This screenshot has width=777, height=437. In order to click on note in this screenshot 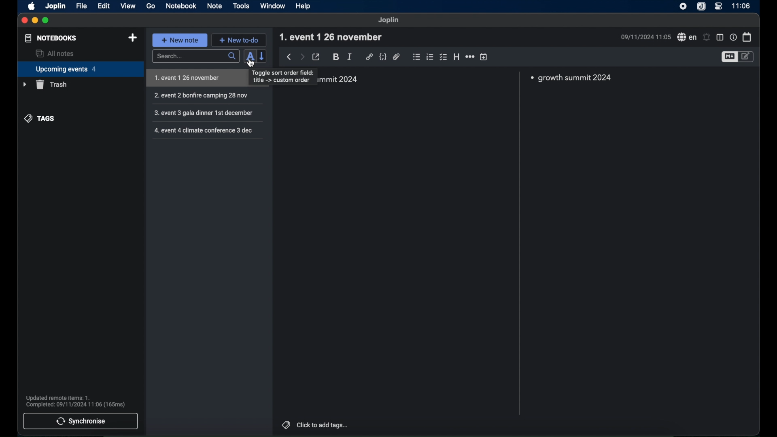, I will do `click(214, 6)`.